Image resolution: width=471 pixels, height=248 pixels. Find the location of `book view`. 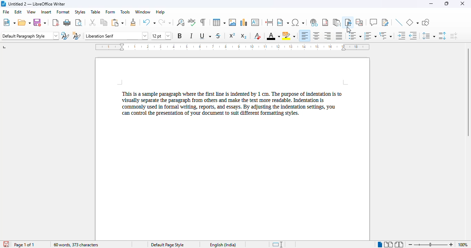

book view is located at coordinates (399, 245).